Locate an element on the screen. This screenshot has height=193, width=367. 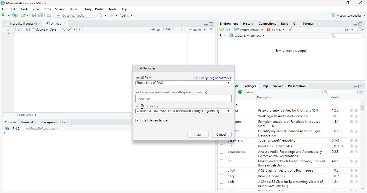
Git is located at coordinates (296, 23).